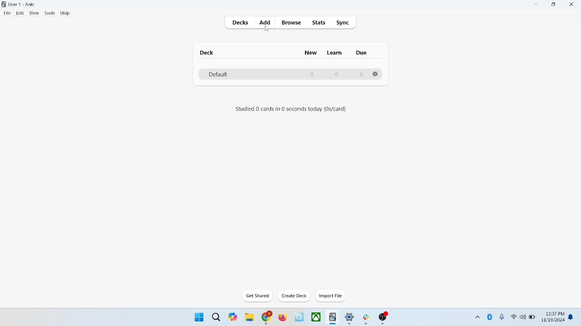 This screenshot has width=581, height=326. Describe the element at coordinates (336, 74) in the screenshot. I see `0` at that location.